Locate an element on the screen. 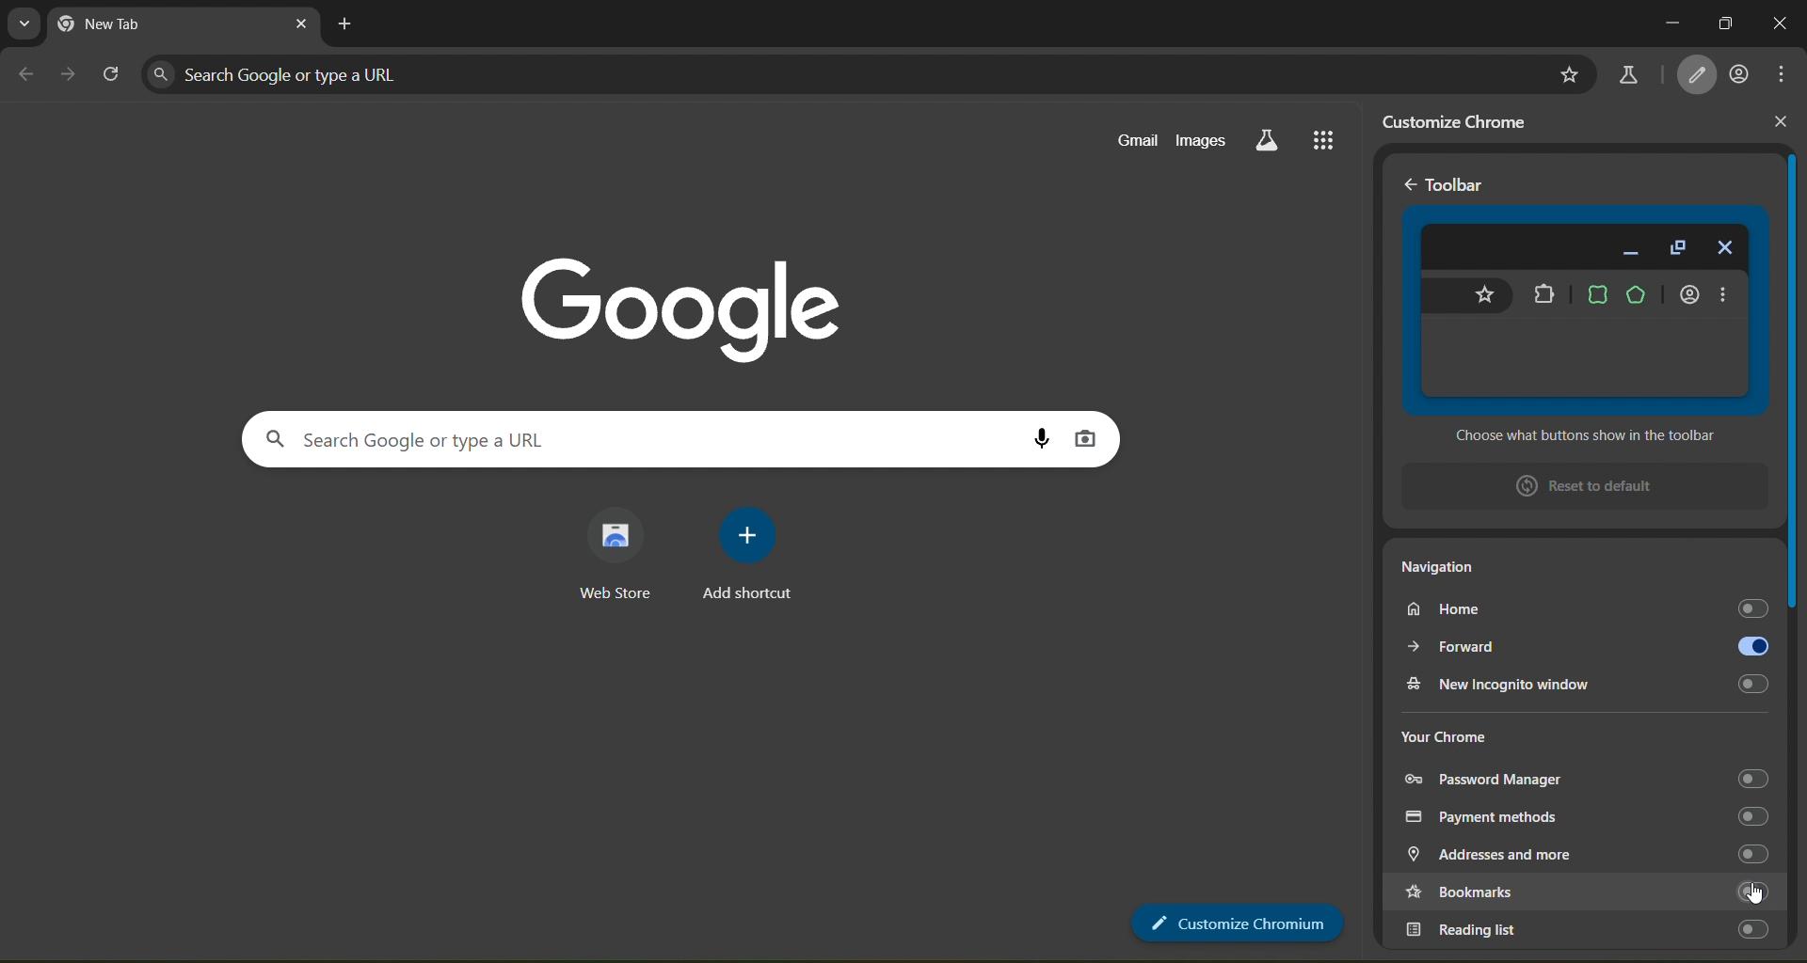 The width and height of the screenshot is (1807, 963). your chrome is located at coordinates (1445, 734).